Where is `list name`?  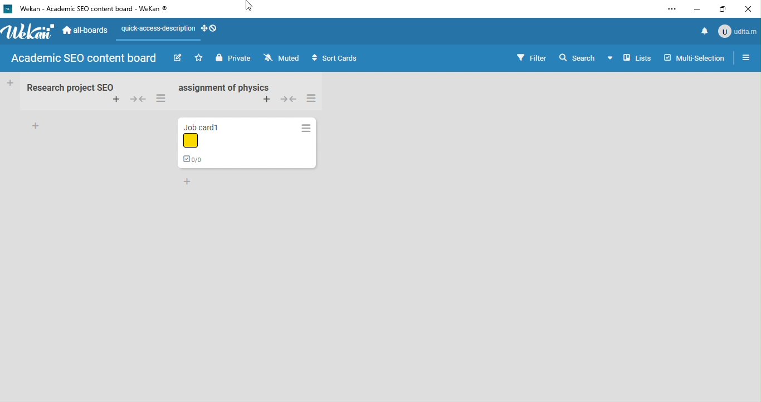
list name is located at coordinates (69, 87).